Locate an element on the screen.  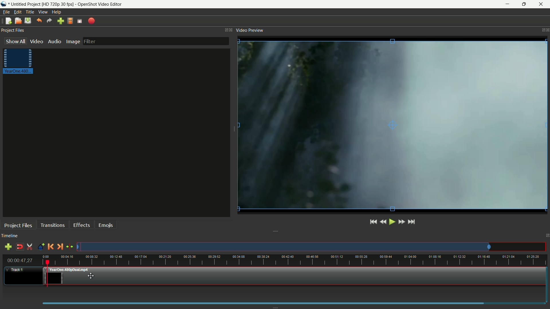
project files is located at coordinates (18, 225).